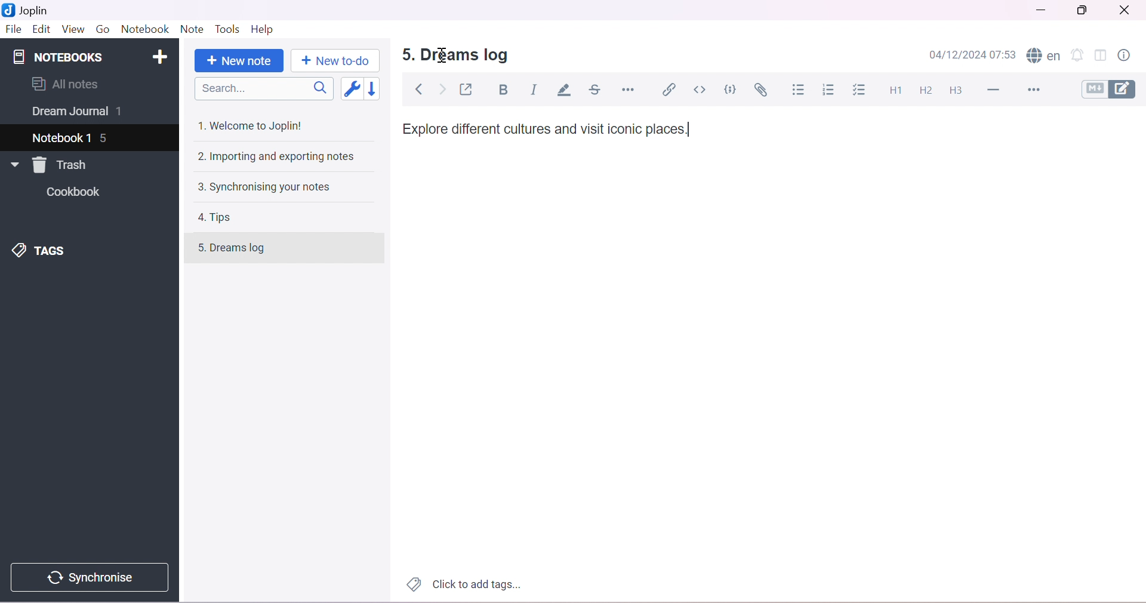 This screenshot has width=1146, height=603. I want to click on Set alarm, so click(1079, 56).